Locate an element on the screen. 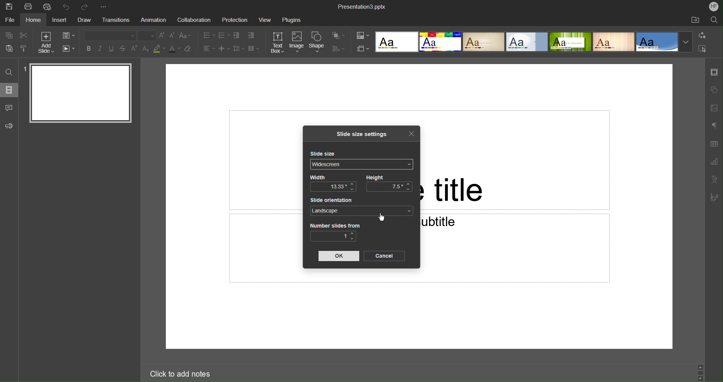  Click to add notes is located at coordinates (177, 373).